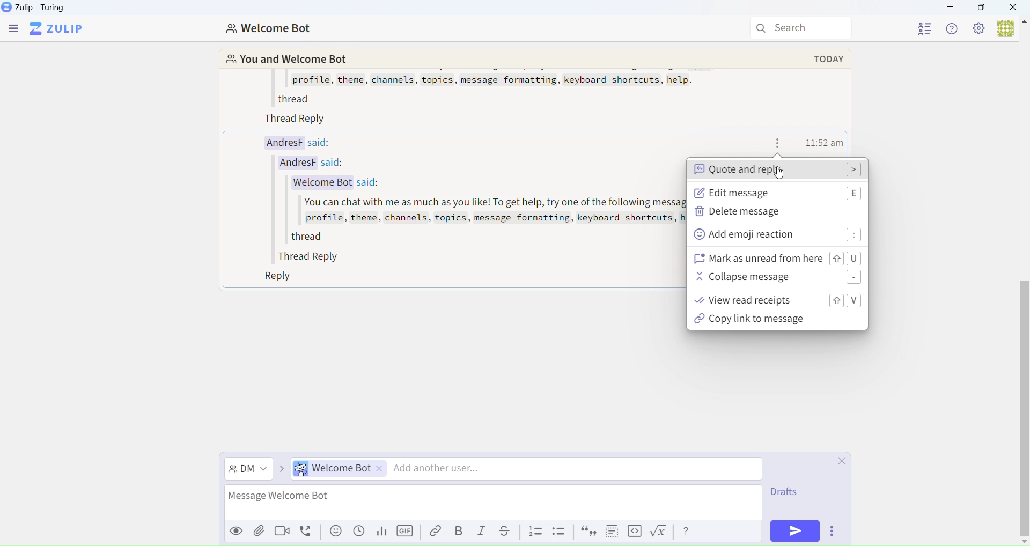  Describe the element at coordinates (979, 28) in the screenshot. I see `Settings` at that location.